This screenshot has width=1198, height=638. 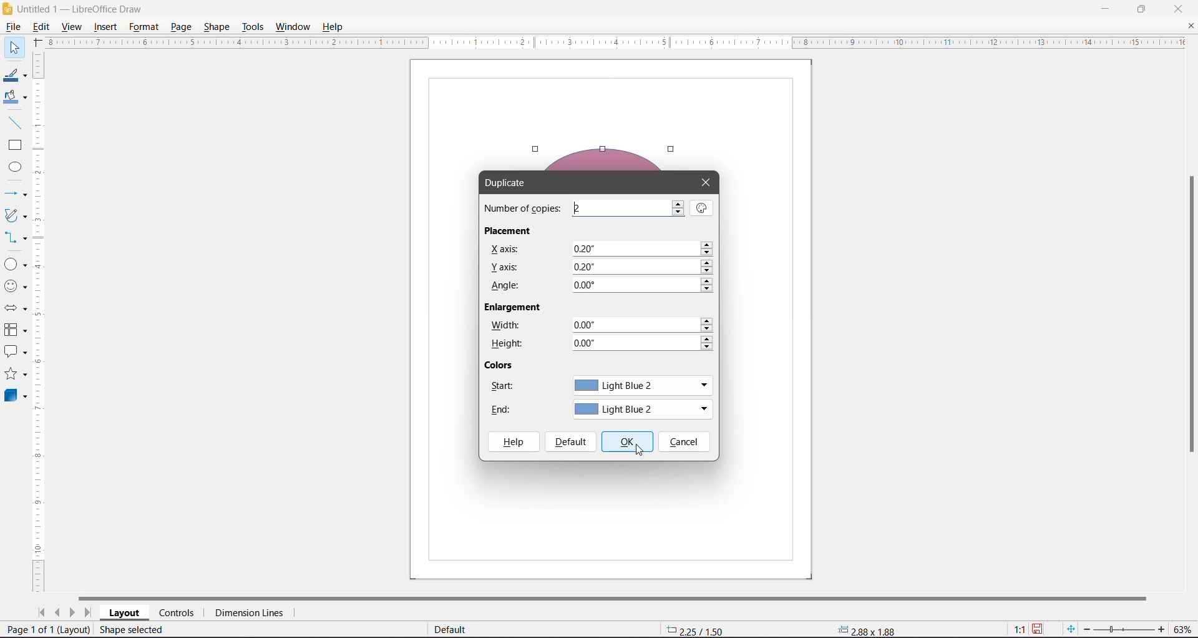 What do you see at coordinates (88, 612) in the screenshot?
I see `Scroll to last page` at bounding box center [88, 612].